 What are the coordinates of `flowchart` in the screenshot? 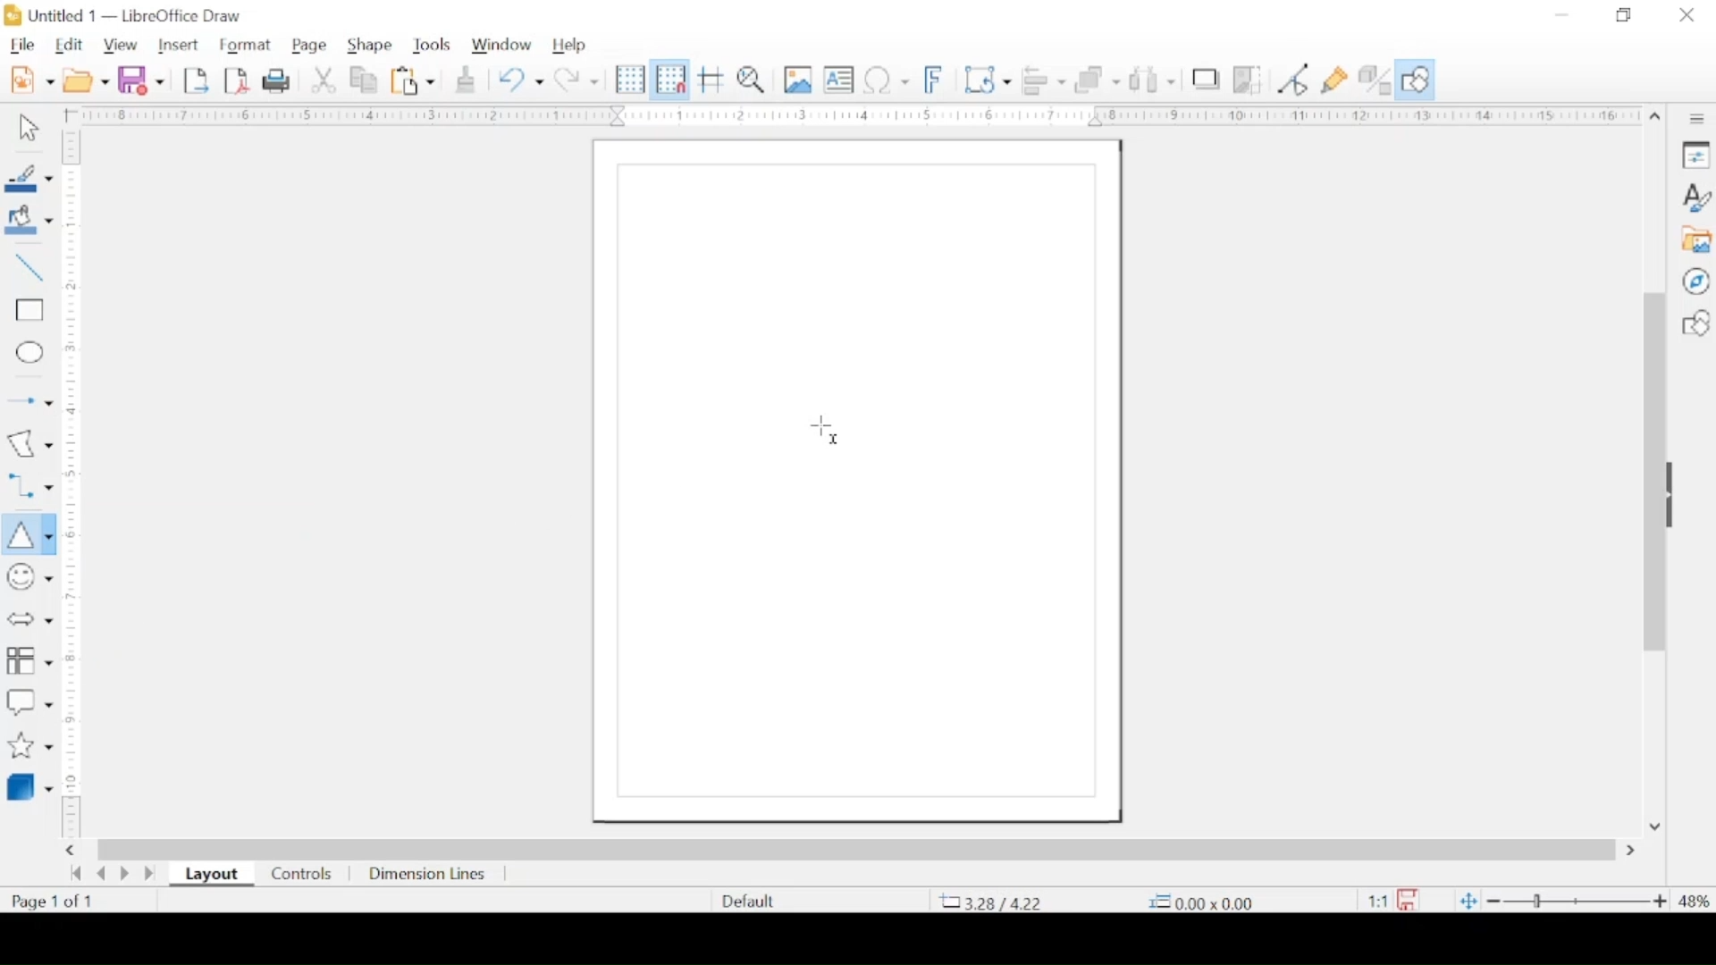 It's located at (29, 659).